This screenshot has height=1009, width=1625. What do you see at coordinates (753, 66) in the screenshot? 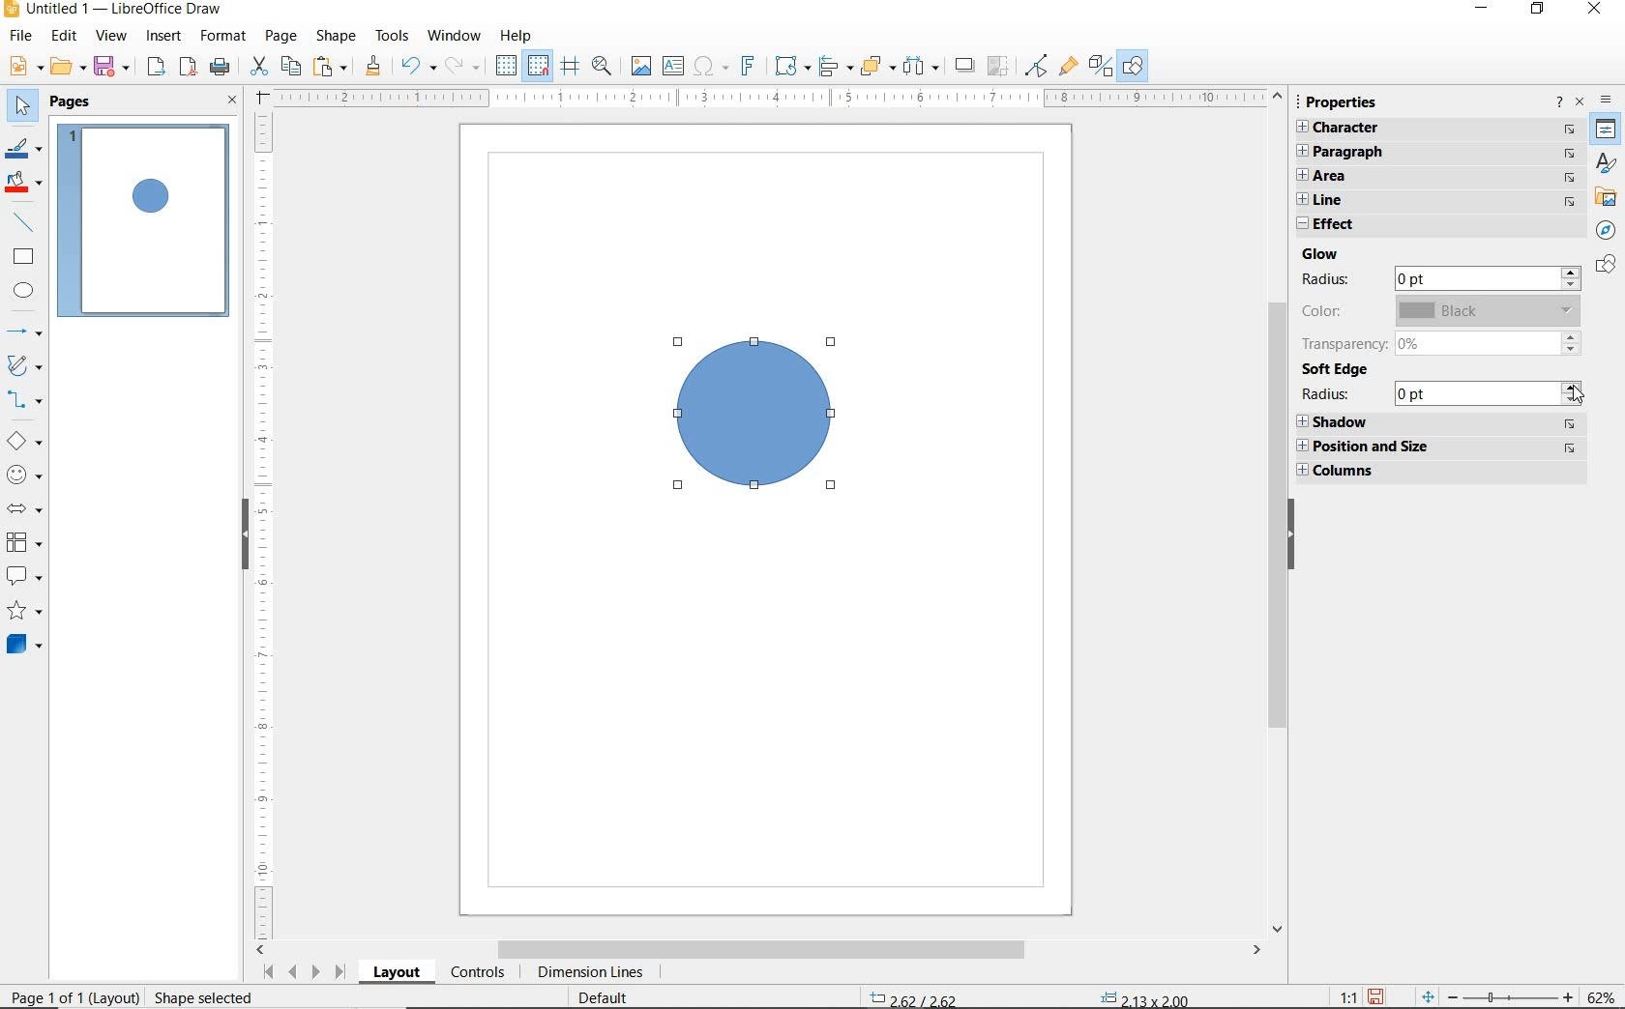
I see `INSERT FRONTWORK TEXT` at bounding box center [753, 66].